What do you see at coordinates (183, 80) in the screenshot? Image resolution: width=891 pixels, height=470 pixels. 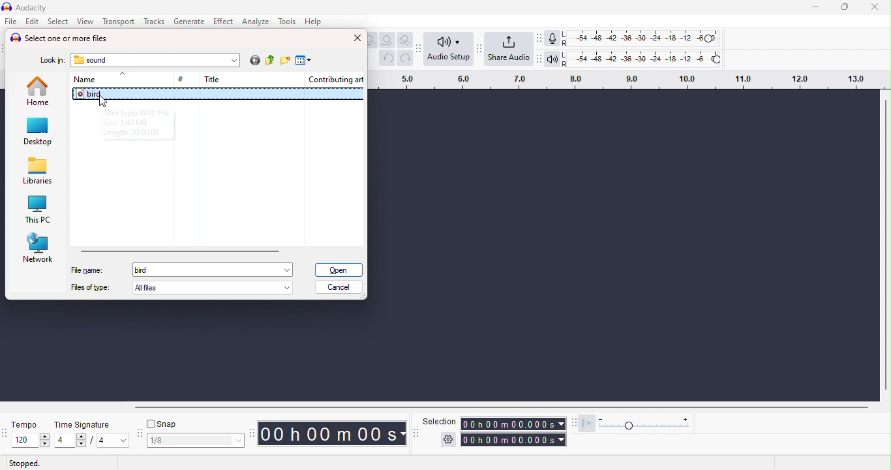 I see `#` at bounding box center [183, 80].